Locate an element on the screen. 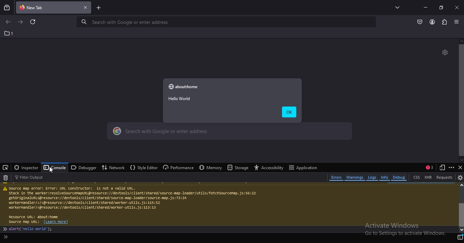 This screenshot has height=243, width=464. extension is located at coordinates (445, 22).